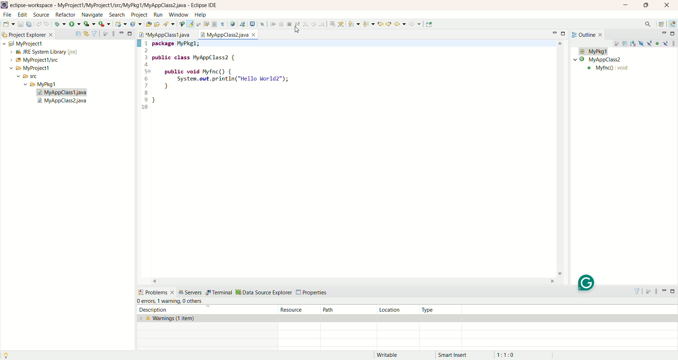 The width and height of the screenshot is (678, 360). I want to click on open task, so click(156, 24).